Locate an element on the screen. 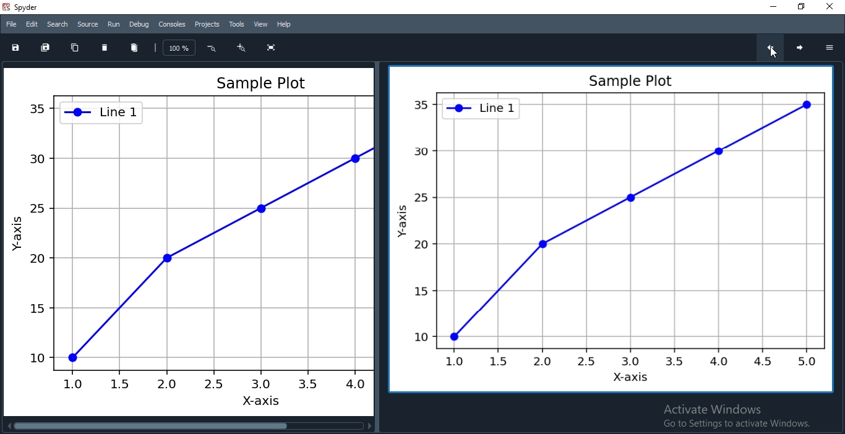  zoom in is located at coordinates (242, 48).